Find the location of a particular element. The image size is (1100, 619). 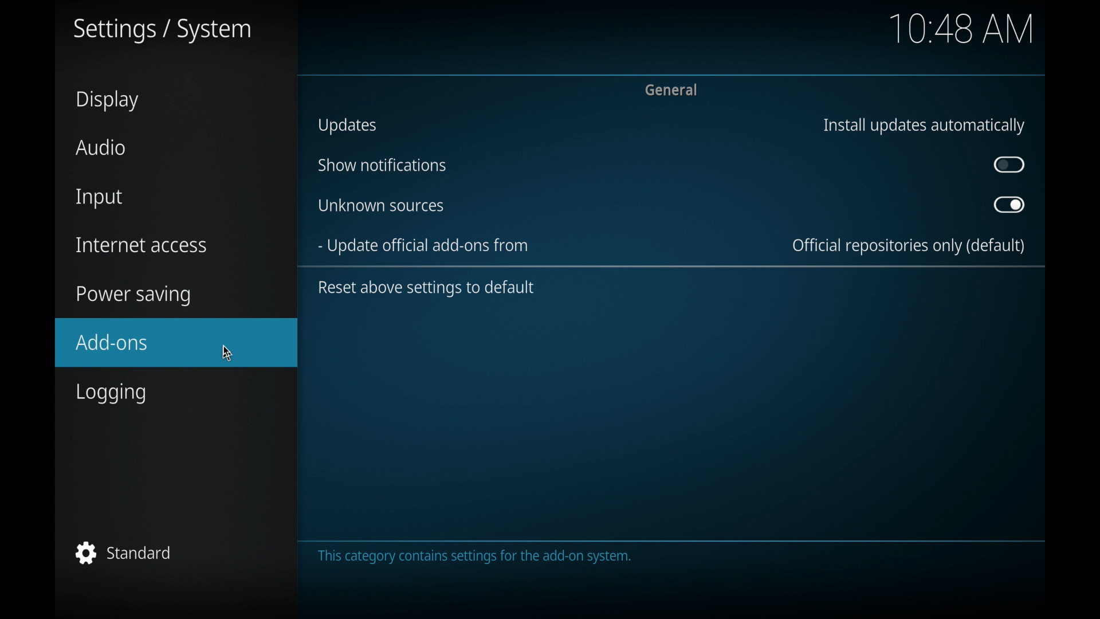

general is located at coordinates (673, 90).